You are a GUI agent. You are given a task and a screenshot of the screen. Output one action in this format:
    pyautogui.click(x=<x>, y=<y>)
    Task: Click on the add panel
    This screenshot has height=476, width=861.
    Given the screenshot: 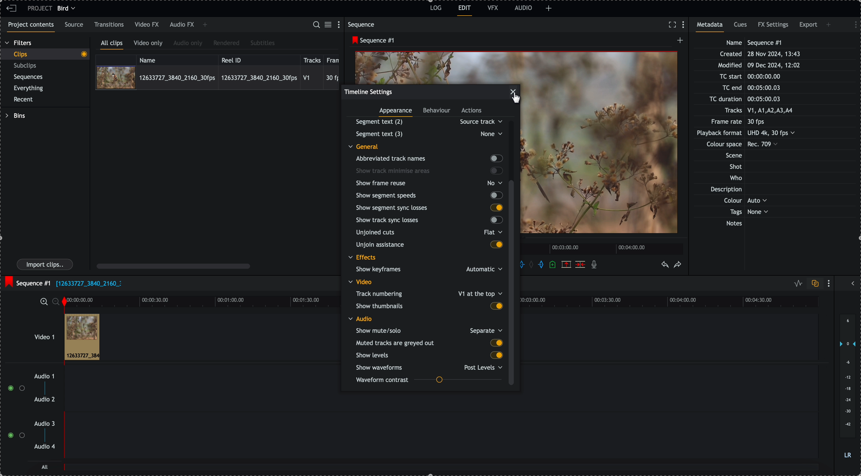 What is the action you would take?
    pyautogui.click(x=830, y=25)
    